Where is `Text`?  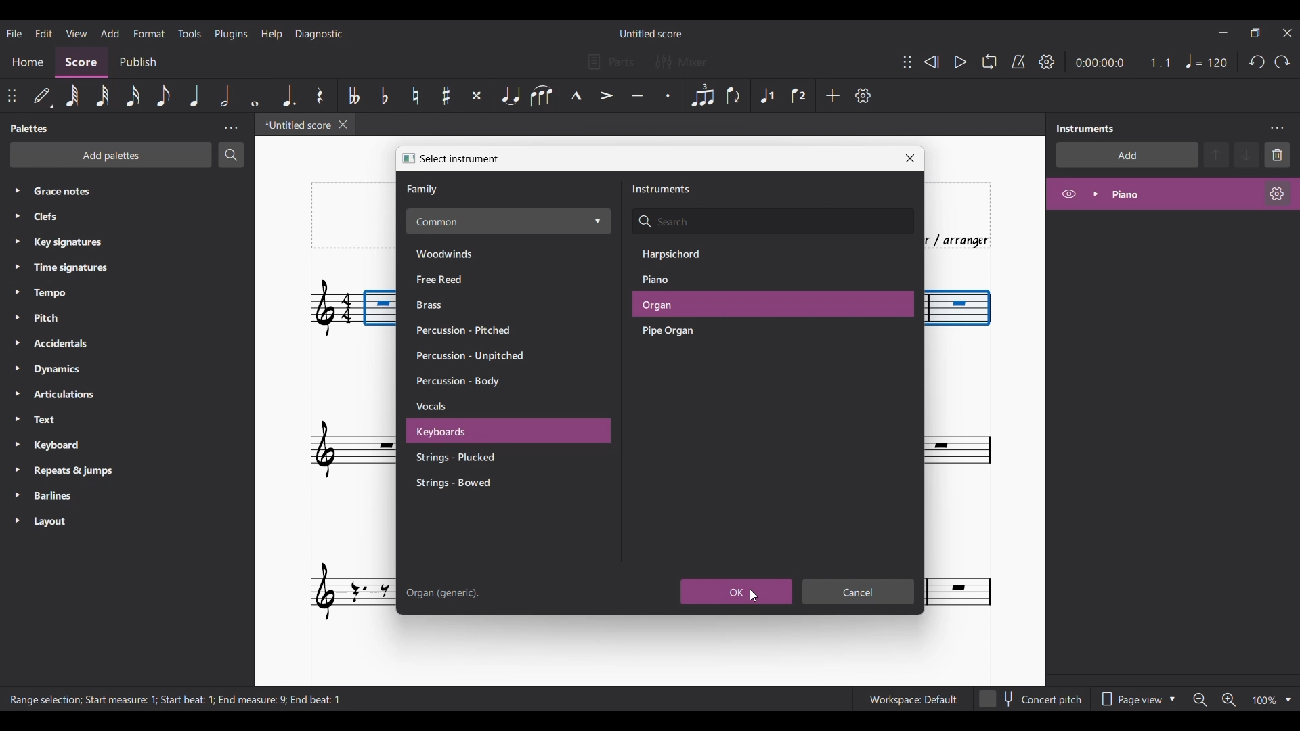 Text is located at coordinates (71, 420).